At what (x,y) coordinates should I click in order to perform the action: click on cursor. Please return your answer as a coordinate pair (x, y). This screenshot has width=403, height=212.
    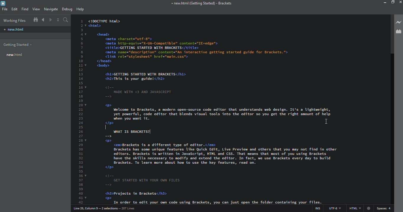
    Looking at the image, I should click on (111, 127).